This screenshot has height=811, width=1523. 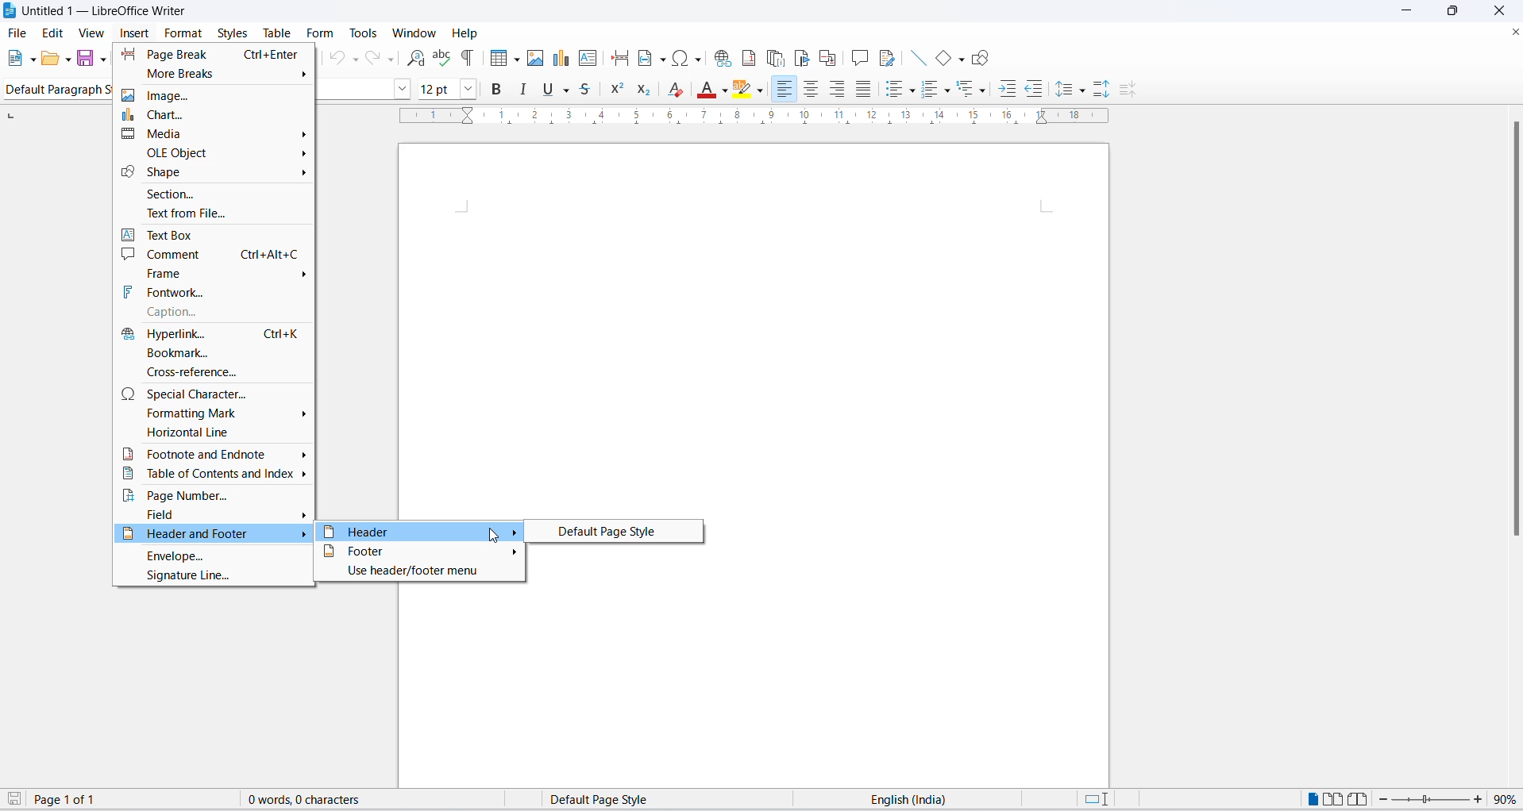 What do you see at coordinates (938, 55) in the screenshot?
I see `basic shapes` at bounding box center [938, 55].